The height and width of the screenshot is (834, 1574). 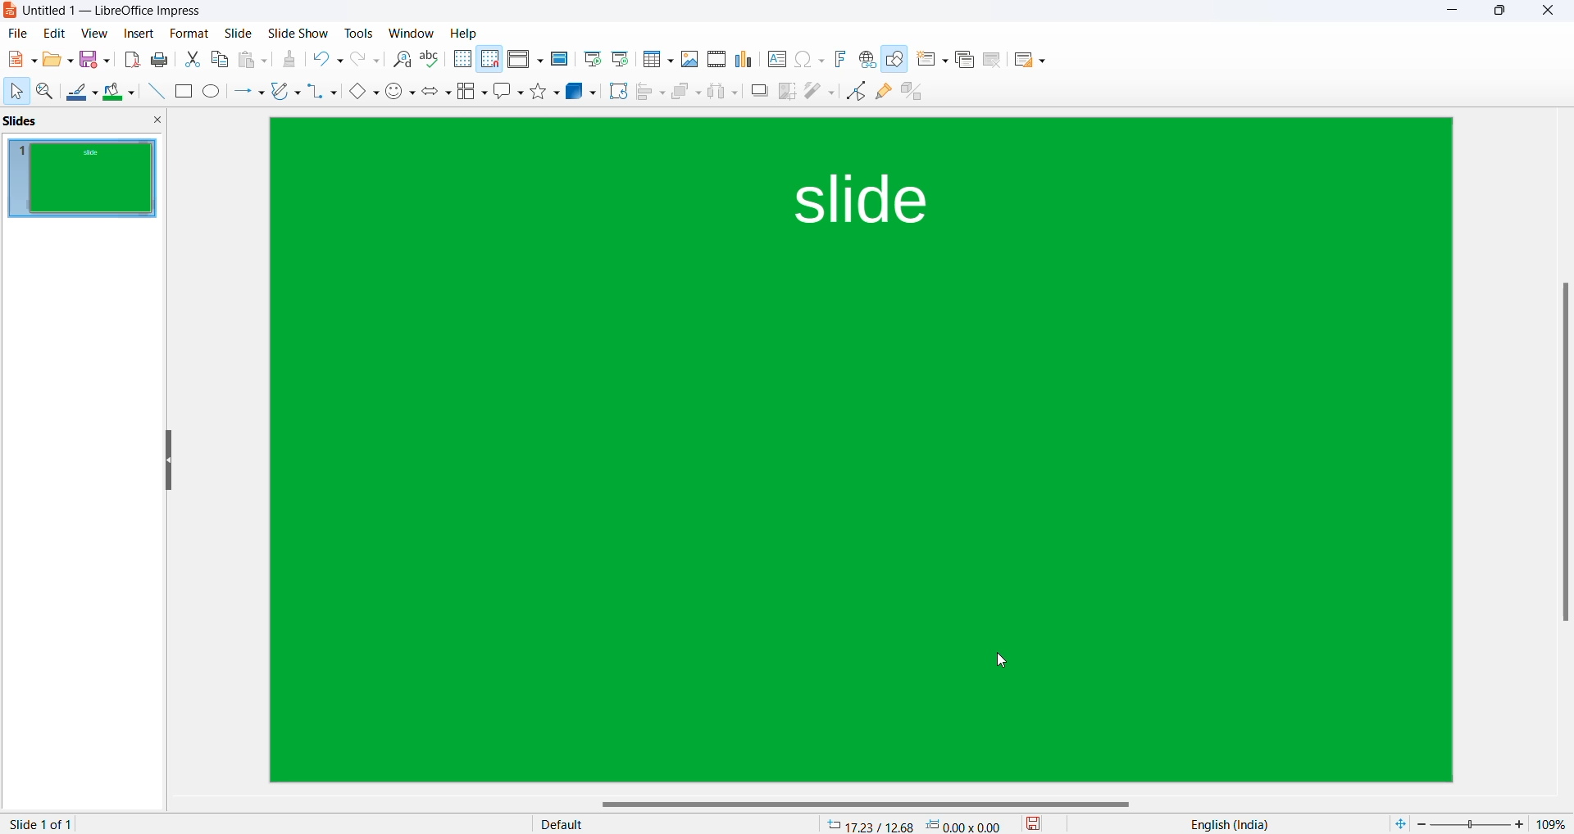 What do you see at coordinates (619, 58) in the screenshot?
I see `start from current slide` at bounding box center [619, 58].